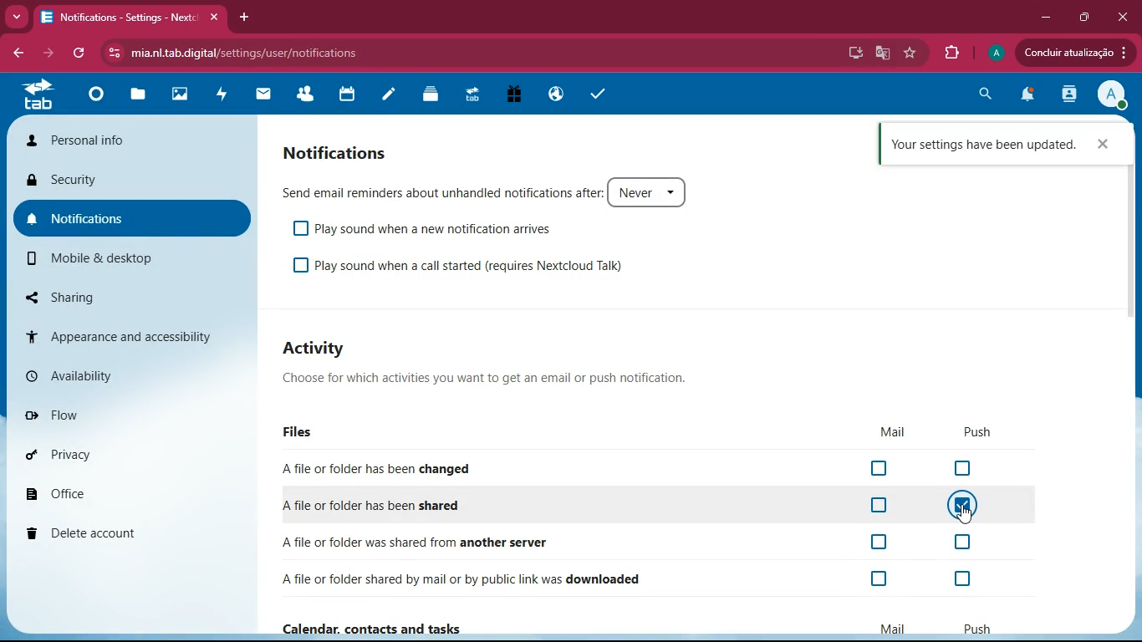  Describe the element at coordinates (427, 94) in the screenshot. I see `layers` at that location.